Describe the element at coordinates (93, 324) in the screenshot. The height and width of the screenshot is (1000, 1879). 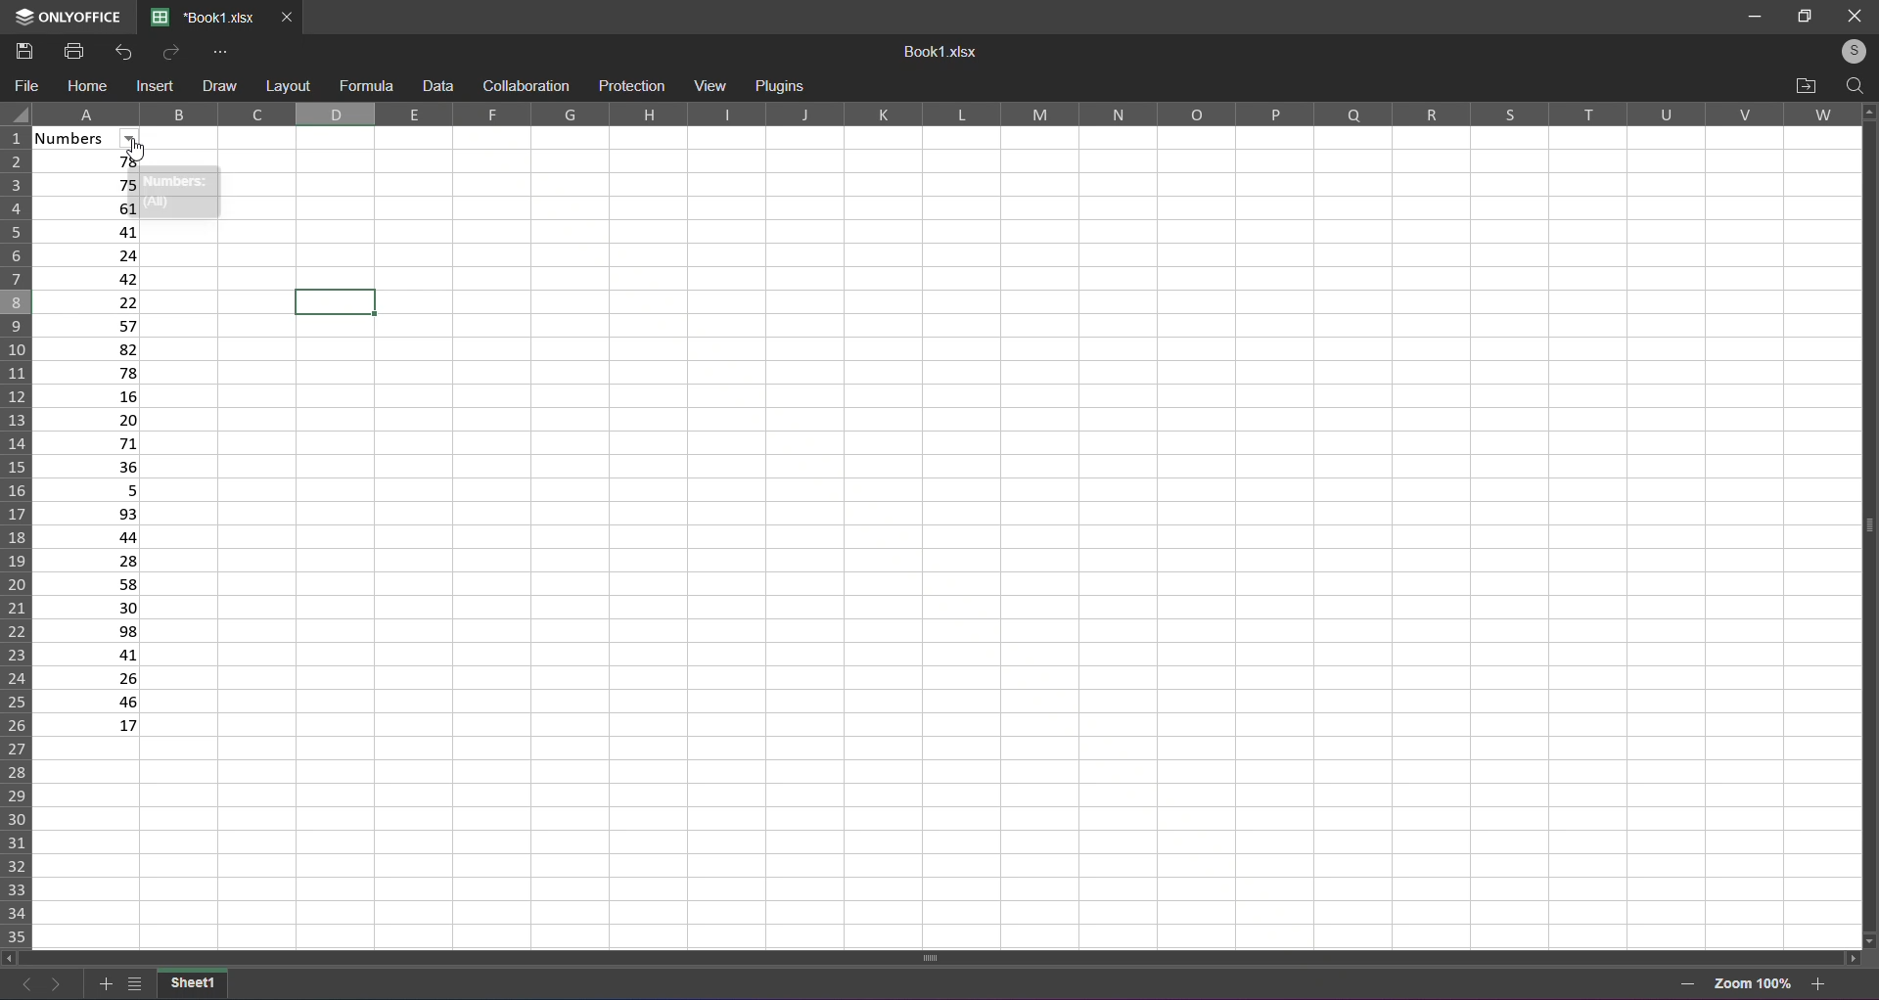
I see `57` at that location.